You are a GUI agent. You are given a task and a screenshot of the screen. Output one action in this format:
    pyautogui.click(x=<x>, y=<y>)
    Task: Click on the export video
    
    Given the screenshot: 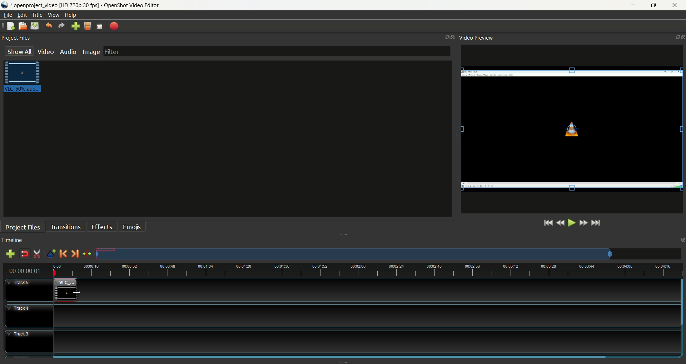 What is the action you would take?
    pyautogui.click(x=114, y=26)
    